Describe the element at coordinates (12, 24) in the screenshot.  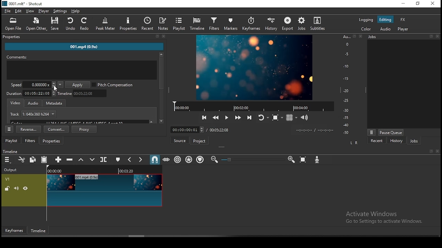
I see `Open file` at that location.